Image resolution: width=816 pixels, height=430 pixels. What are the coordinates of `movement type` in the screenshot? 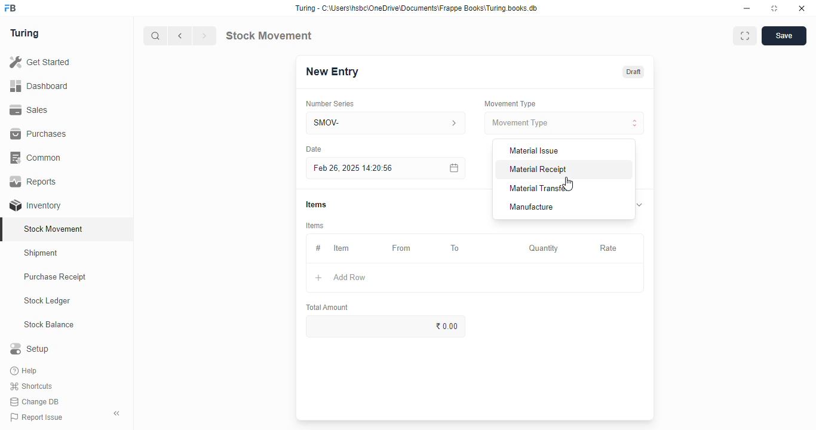 It's located at (564, 123).